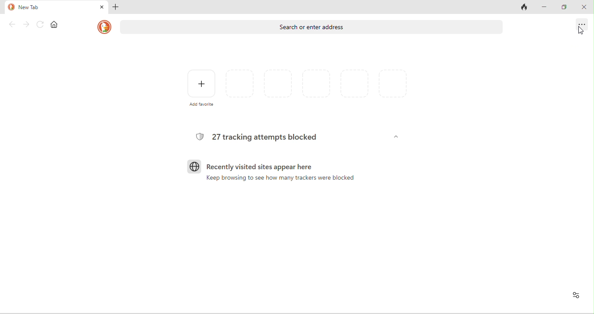 This screenshot has height=314, width=594. I want to click on reload page, so click(40, 24).